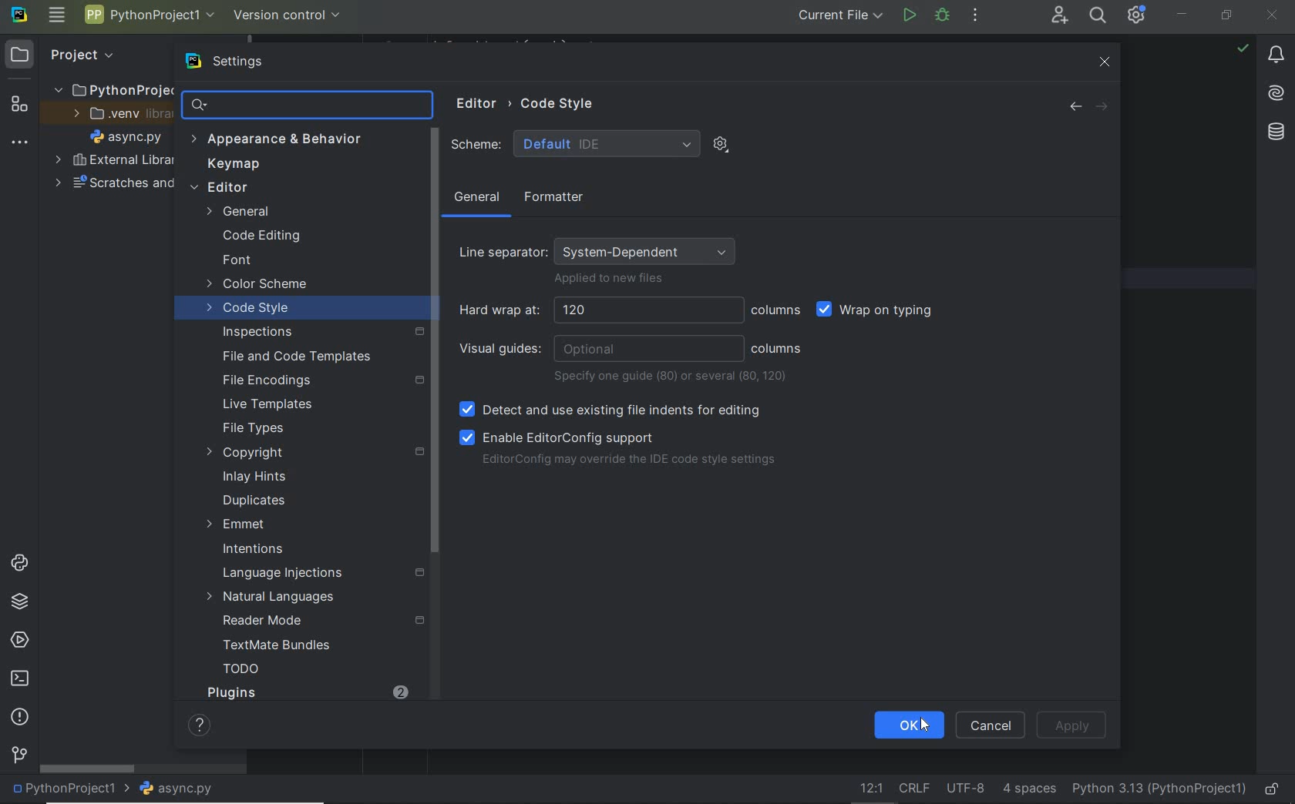 The image size is (1295, 804). What do you see at coordinates (288, 15) in the screenshot?
I see `version control` at bounding box center [288, 15].